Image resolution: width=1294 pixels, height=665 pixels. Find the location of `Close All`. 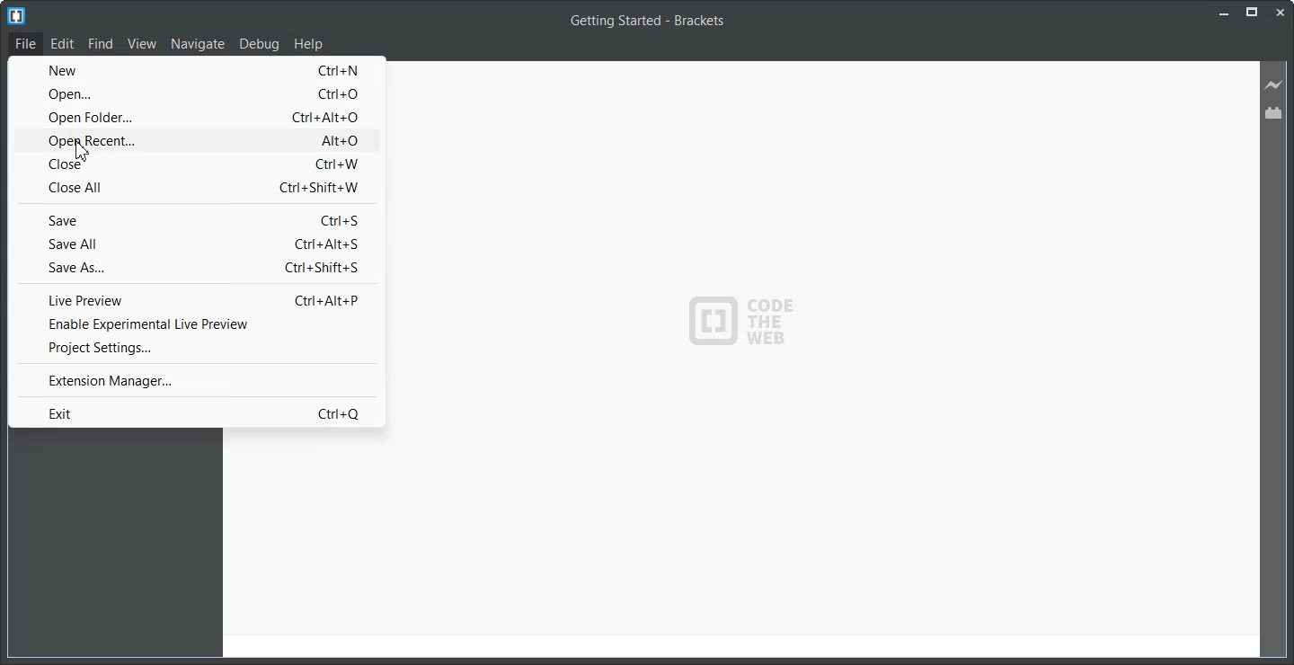

Close All is located at coordinates (194, 188).